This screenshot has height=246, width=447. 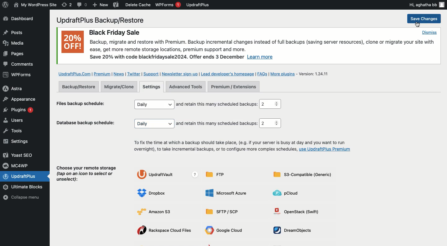 I want to click on Cursor, so click(x=418, y=24).